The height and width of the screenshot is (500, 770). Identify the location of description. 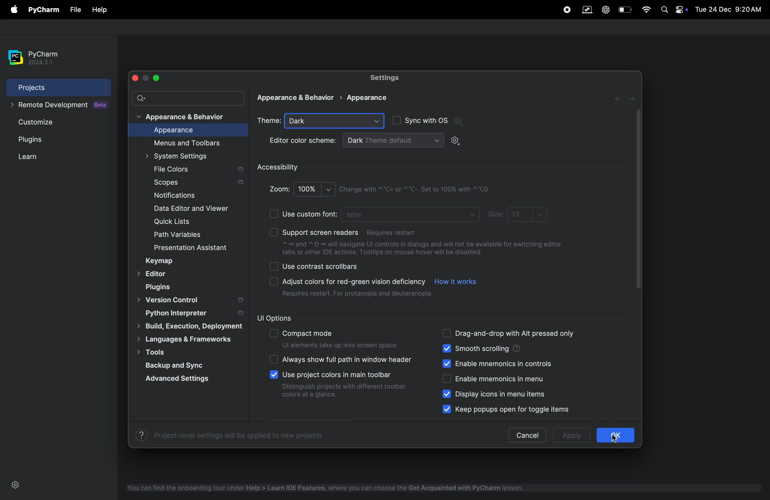
(423, 249).